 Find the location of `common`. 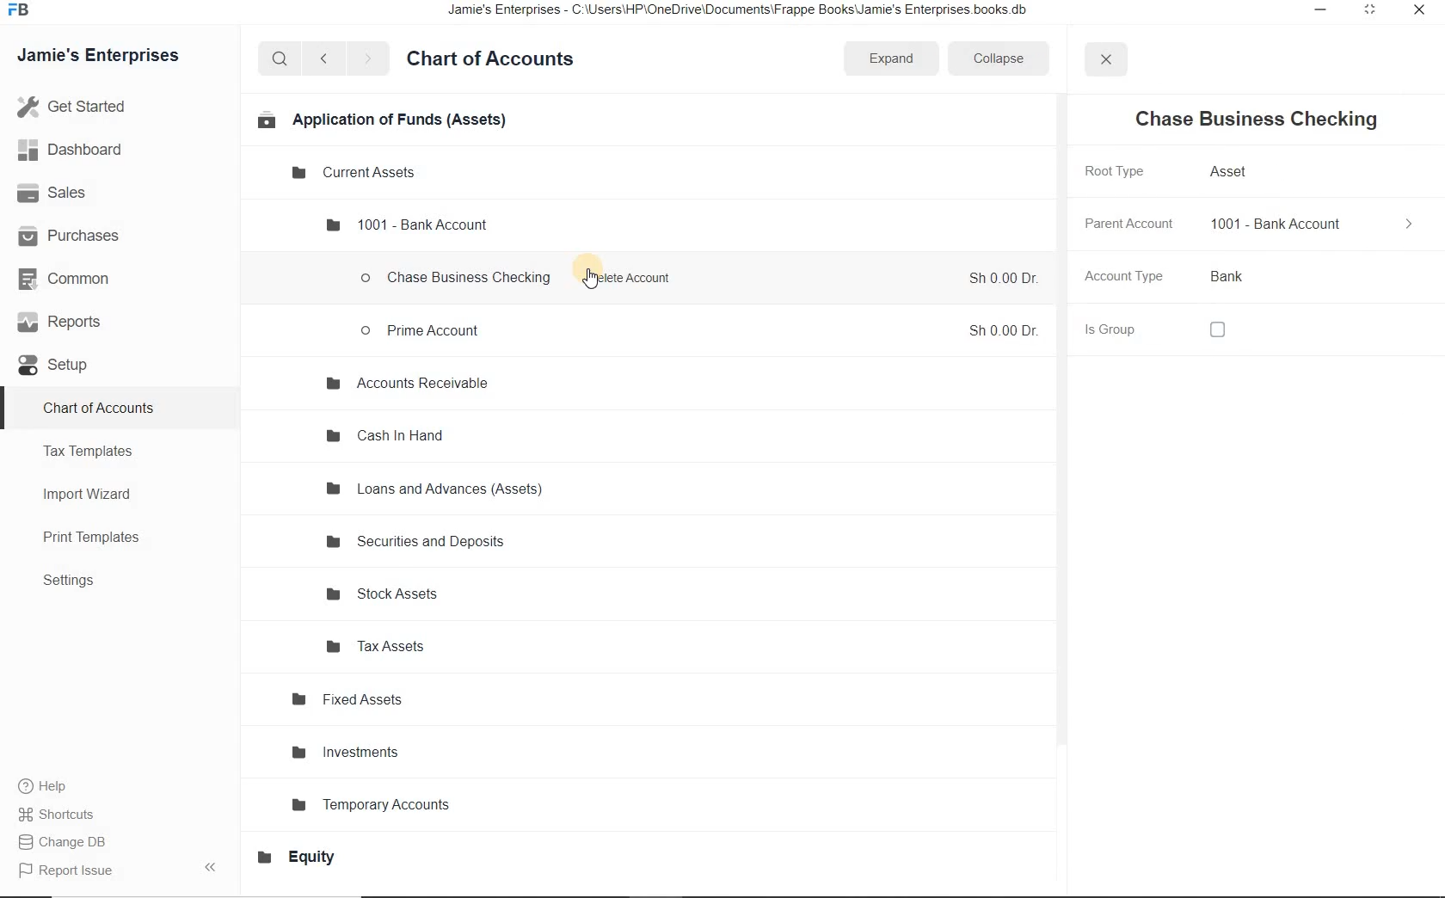

common is located at coordinates (80, 281).